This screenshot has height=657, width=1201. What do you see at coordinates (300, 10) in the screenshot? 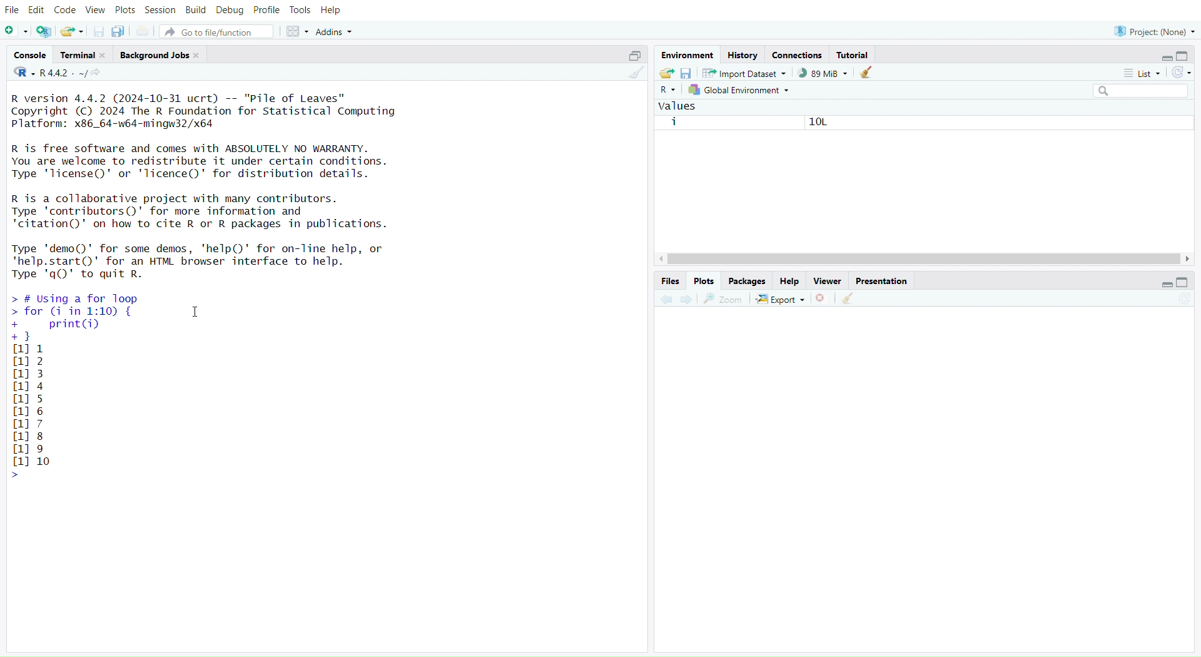
I see `tools` at bounding box center [300, 10].